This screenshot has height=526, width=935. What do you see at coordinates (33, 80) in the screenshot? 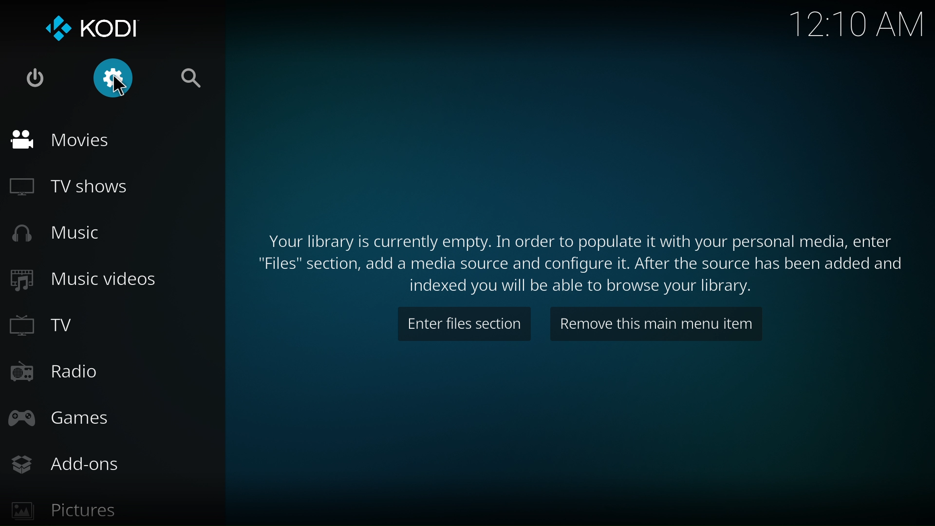
I see `exit` at bounding box center [33, 80].